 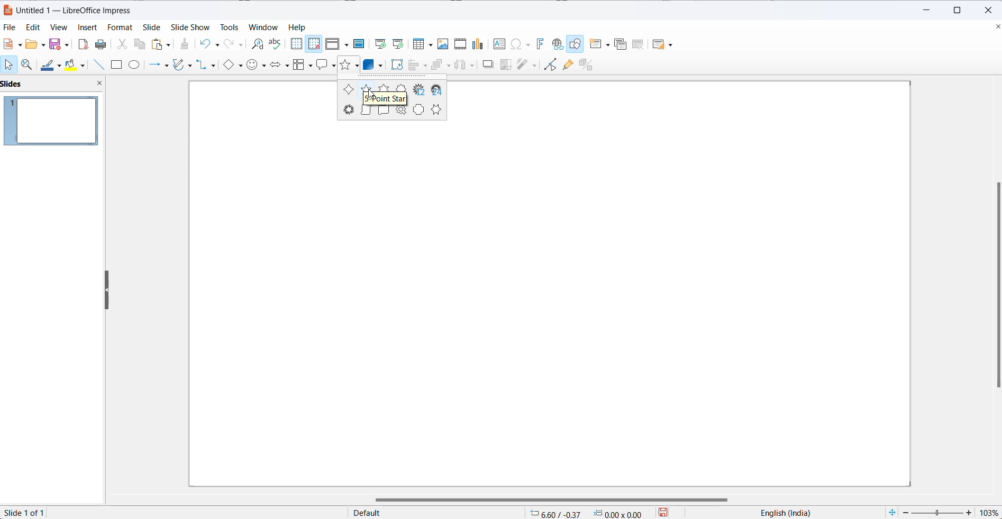 I want to click on six-point star concave, so click(x=439, y=111).